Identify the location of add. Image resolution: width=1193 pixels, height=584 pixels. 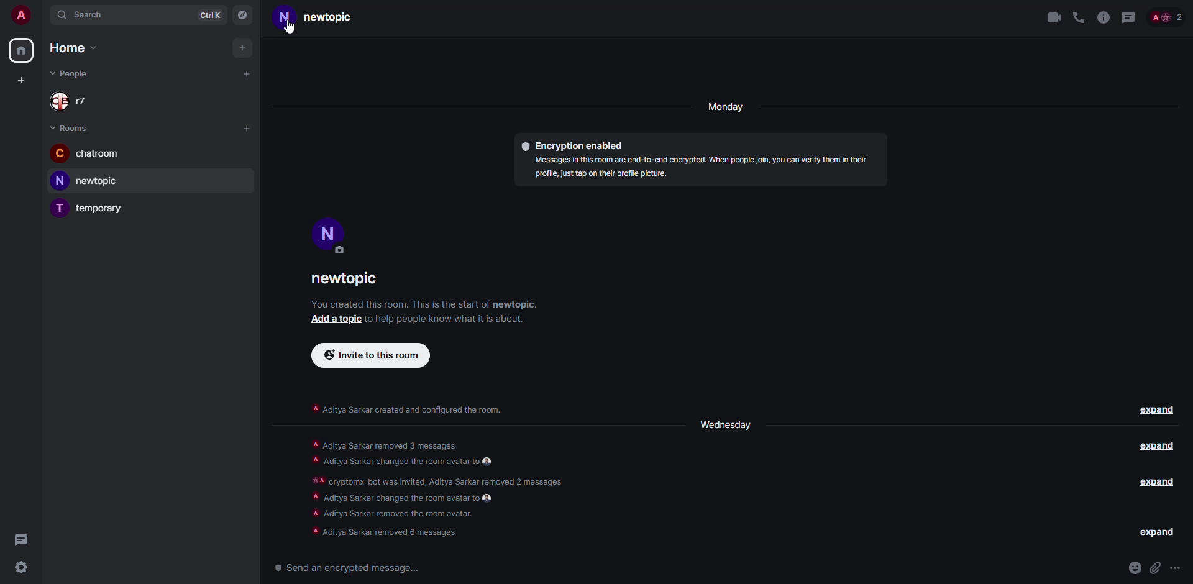
(245, 128).